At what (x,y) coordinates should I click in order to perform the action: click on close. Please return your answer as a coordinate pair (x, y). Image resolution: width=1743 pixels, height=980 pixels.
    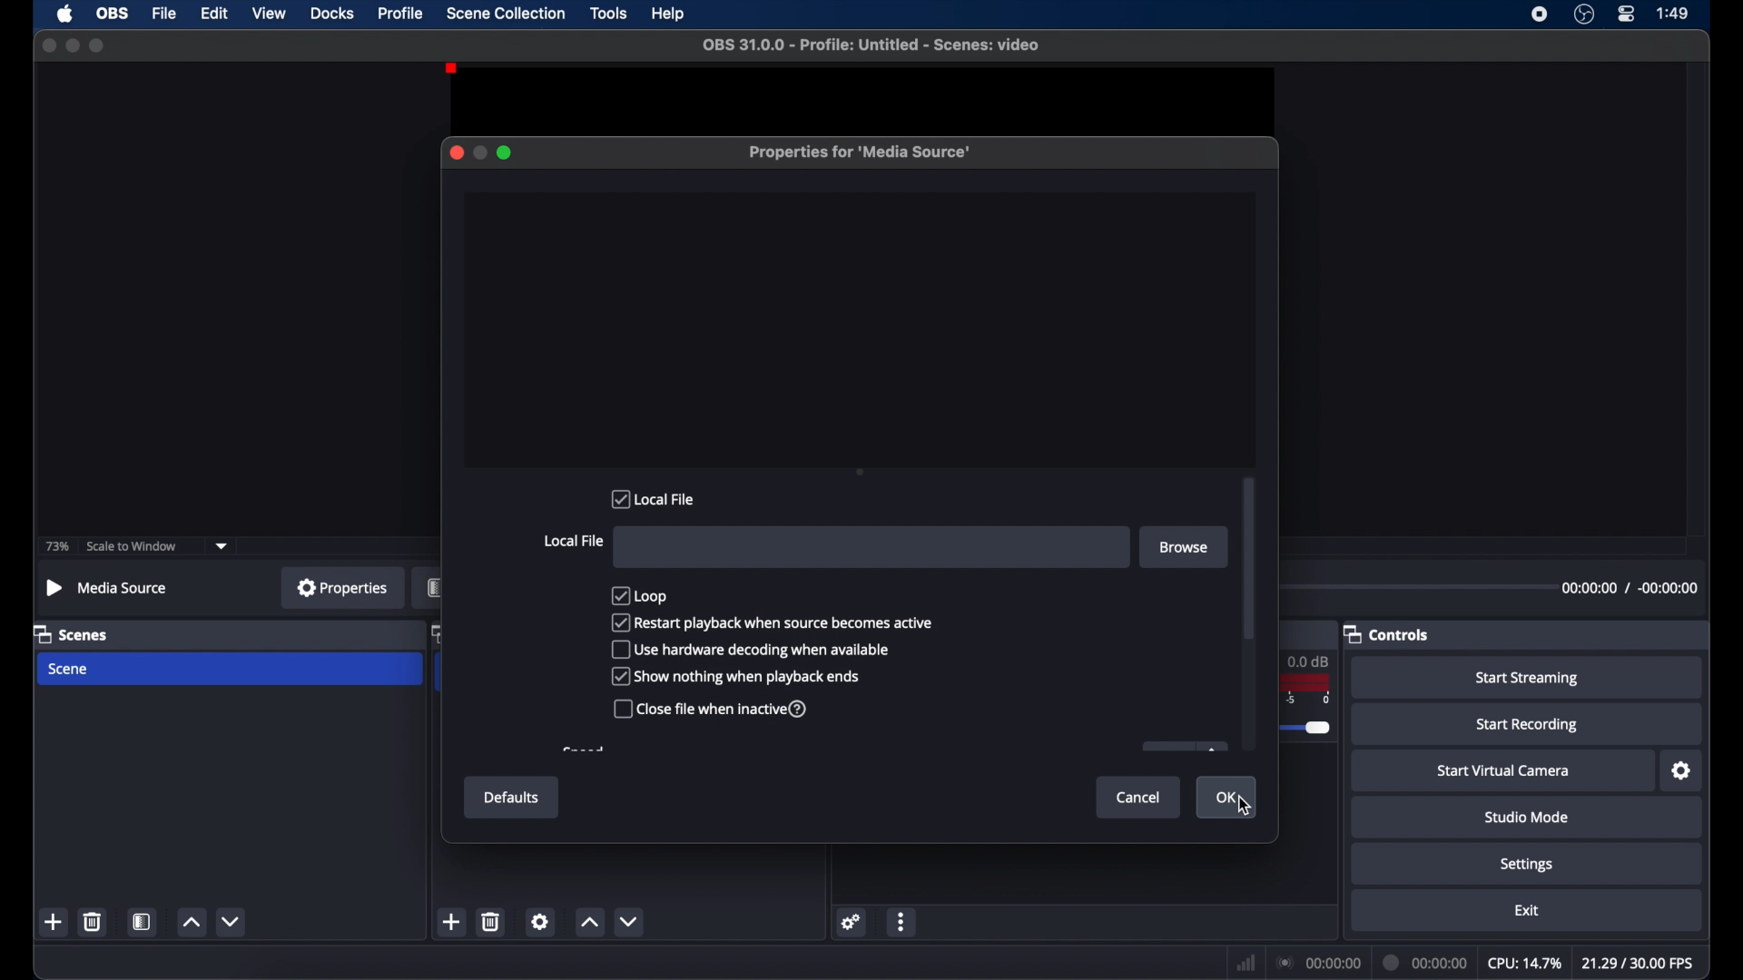
    Looking at the image, I should click on (48, 45).